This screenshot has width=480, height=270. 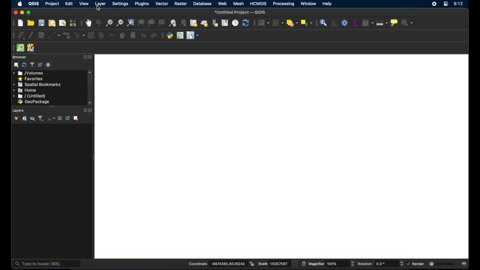 What do you see at coordinates (278, 23) in the screenshot?
I see `select all features` at bounding box center [278, 23].